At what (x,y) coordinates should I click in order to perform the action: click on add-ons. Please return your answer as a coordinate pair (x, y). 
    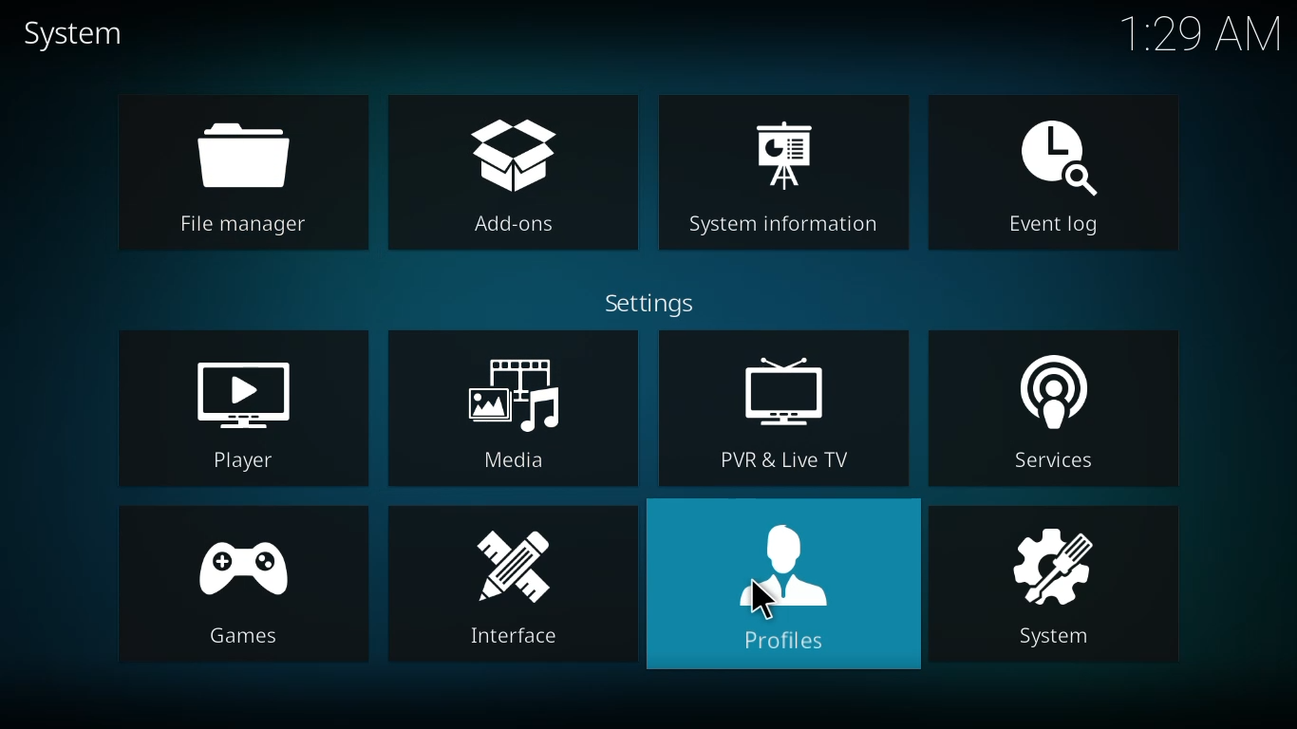
    Looking at the image, I should click on (517, 178).